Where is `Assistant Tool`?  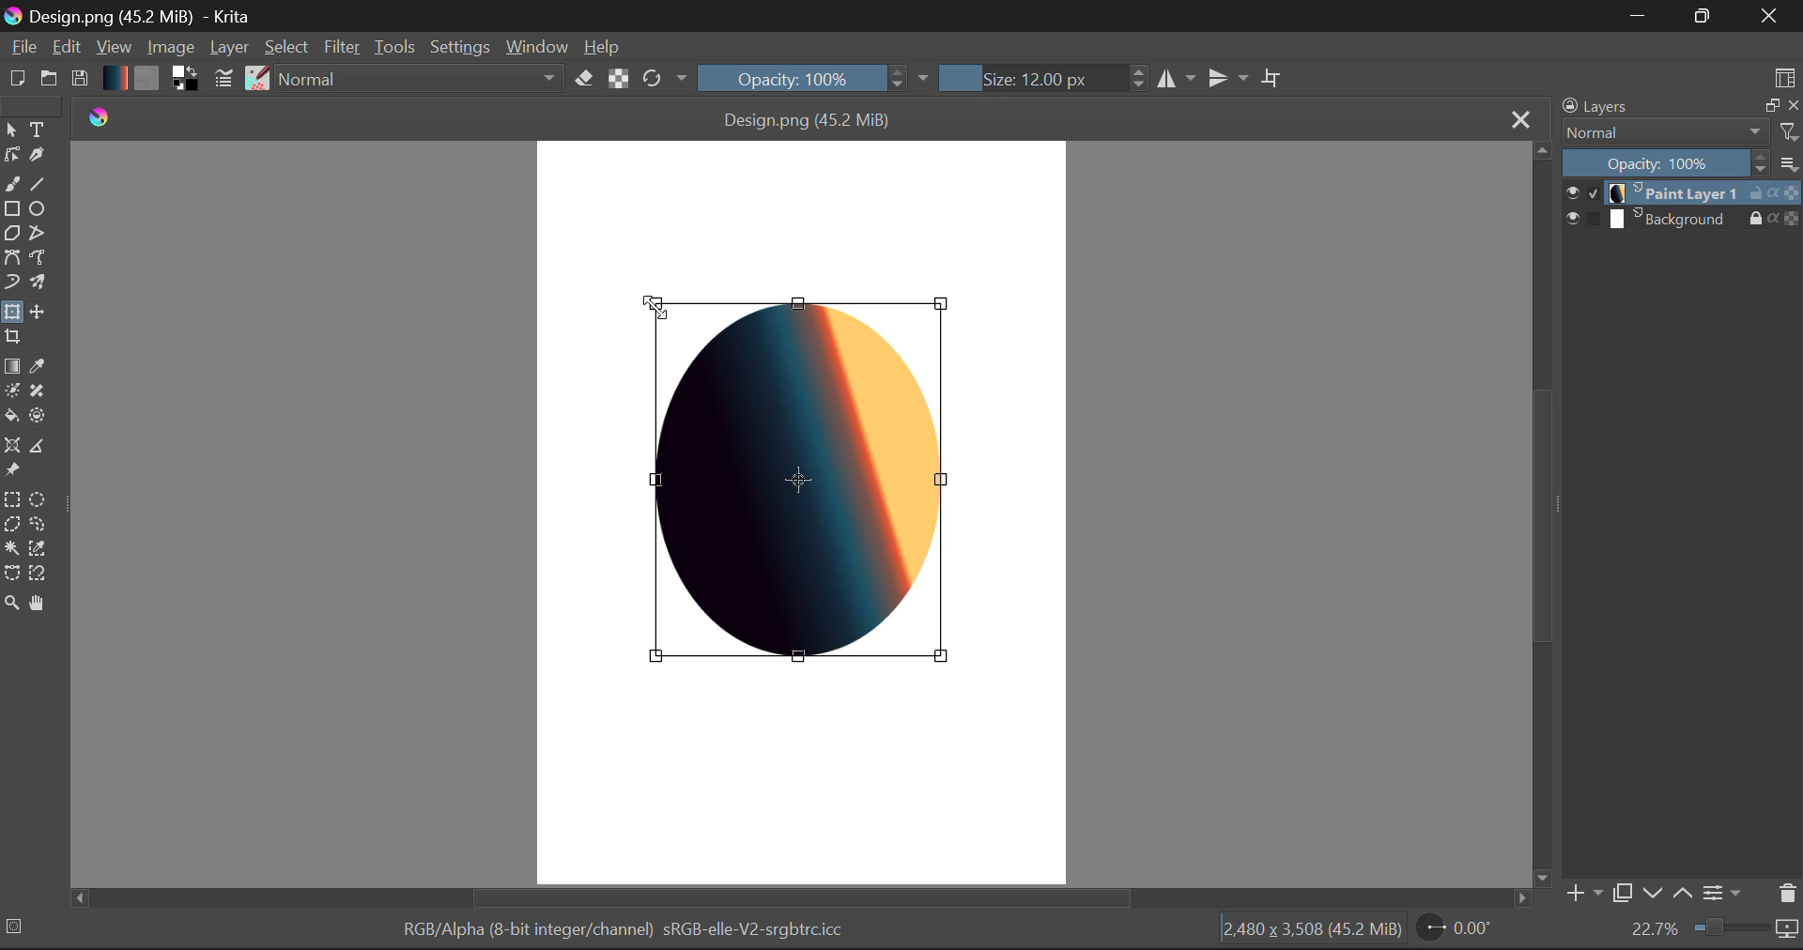
Assistant Tool is located at coordinates (12, 446).